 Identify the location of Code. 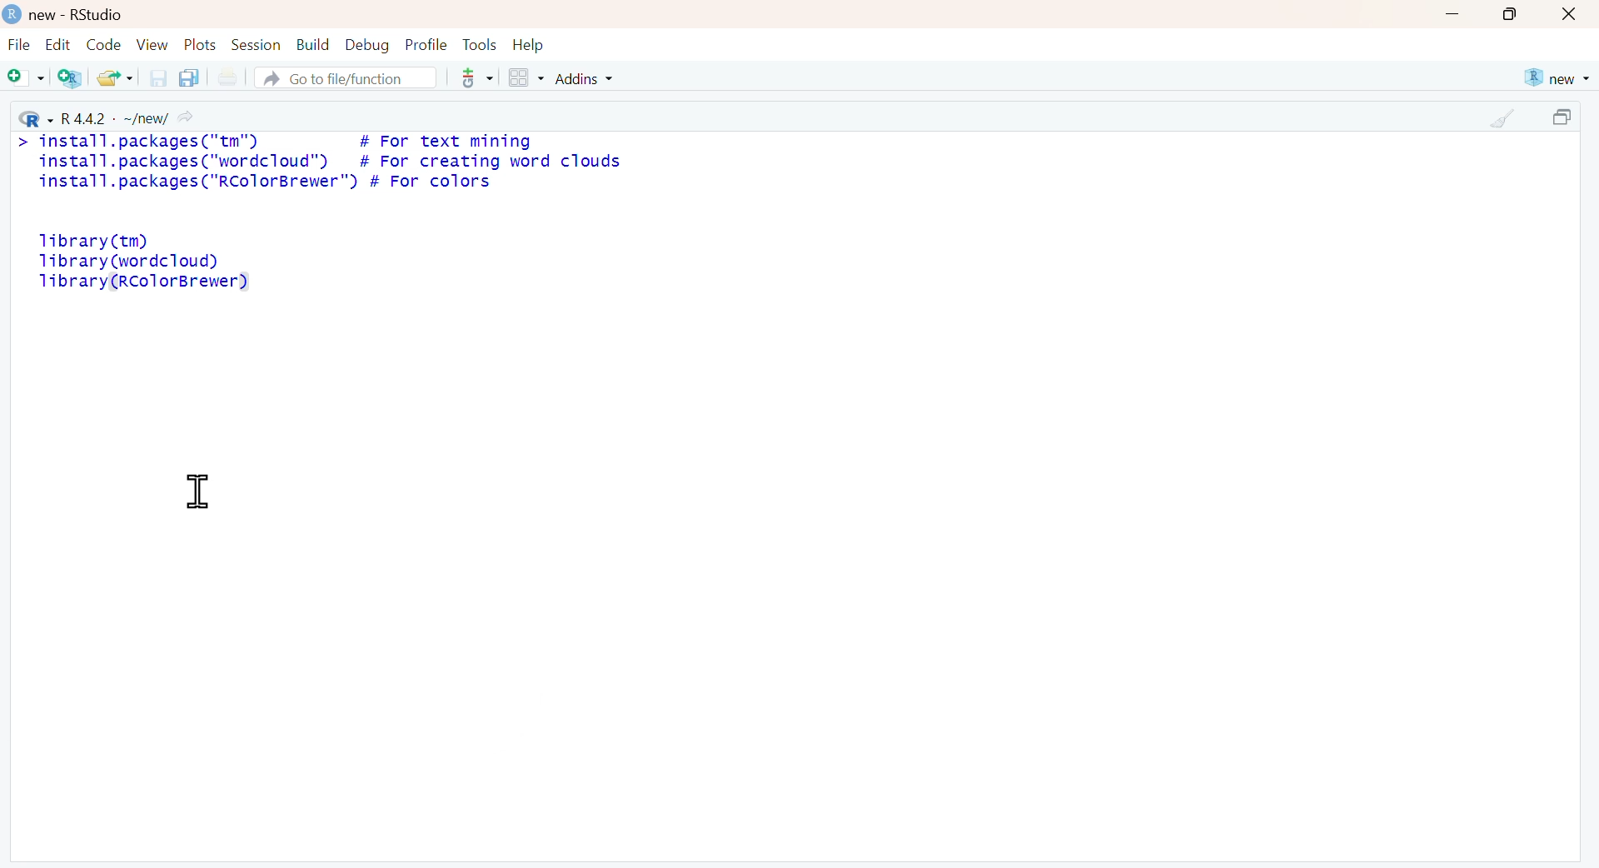
(104, 44).